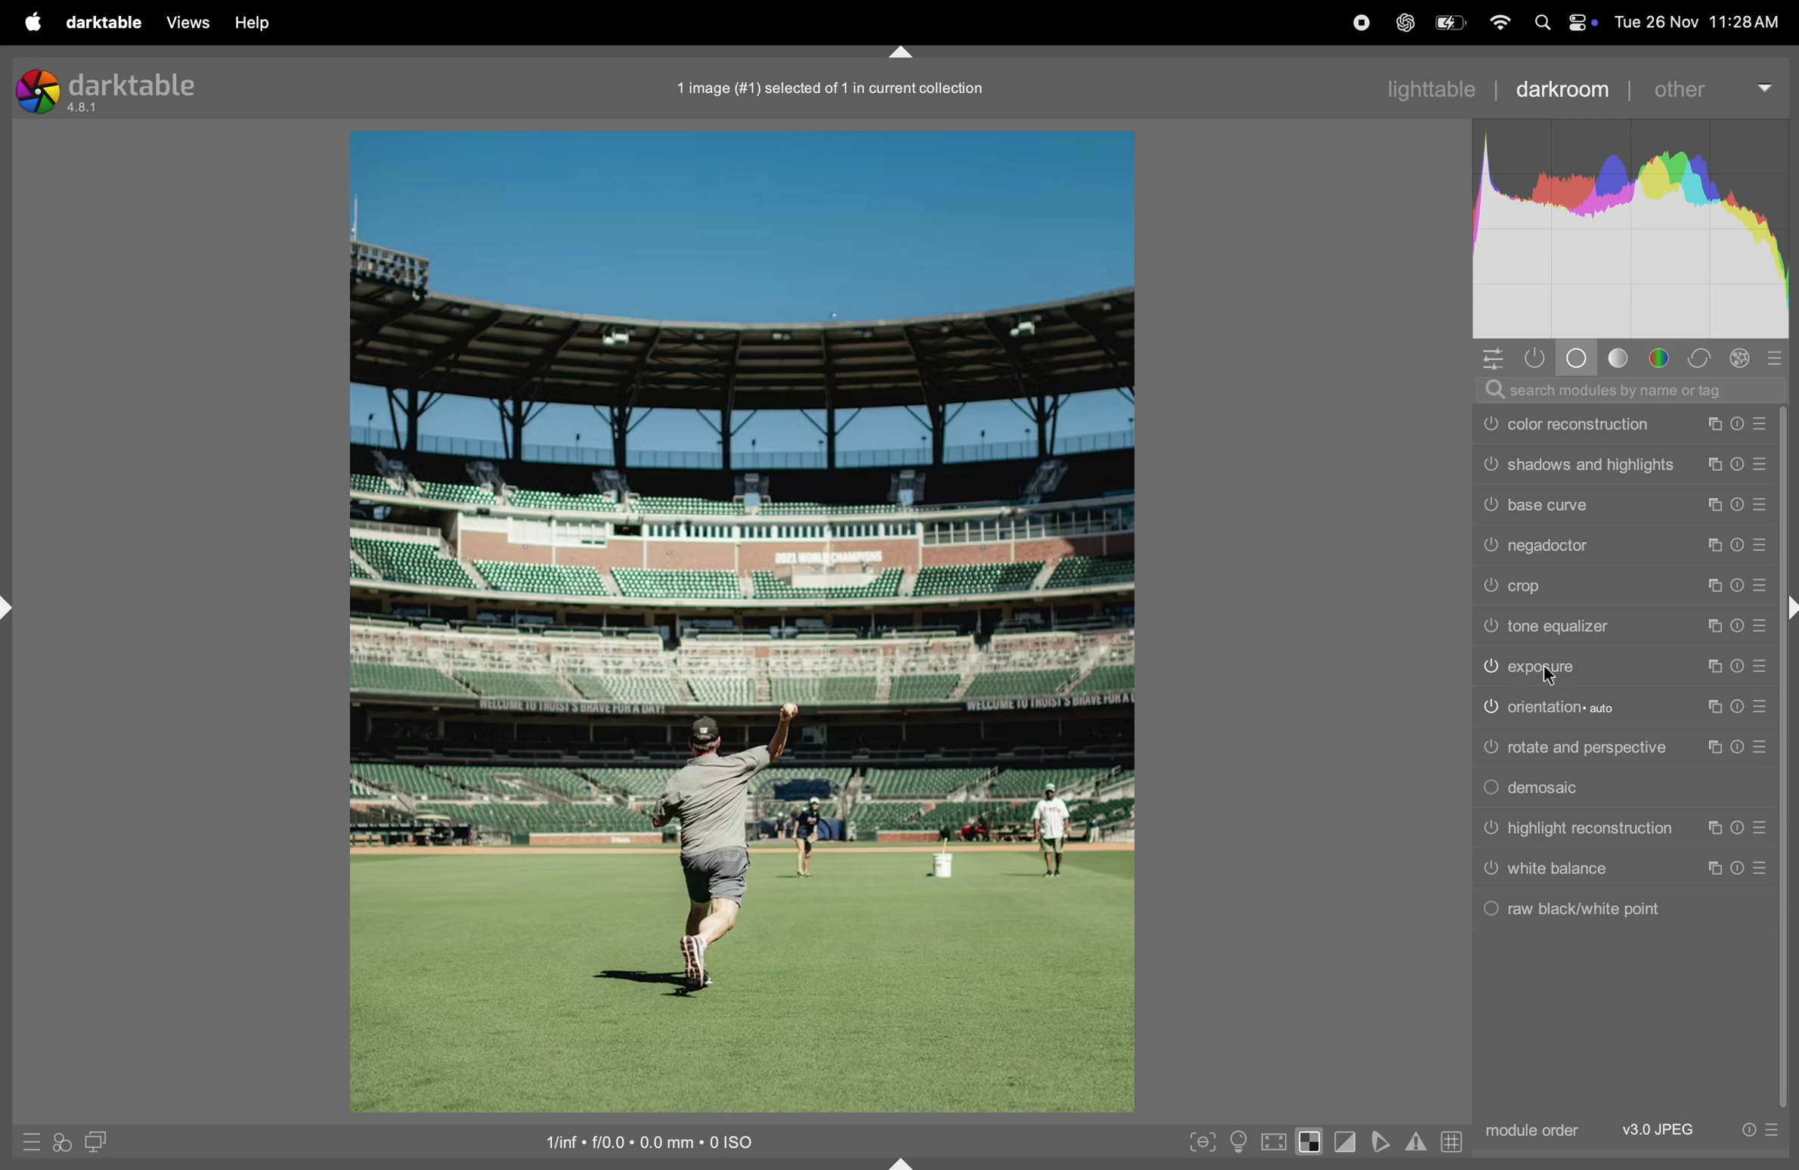 The width and height of the screenshot is (1799, 1170). What do you see at coordinates (1701, 89) in the screenshot?
I see `other` at bounding box center [1701, 89].